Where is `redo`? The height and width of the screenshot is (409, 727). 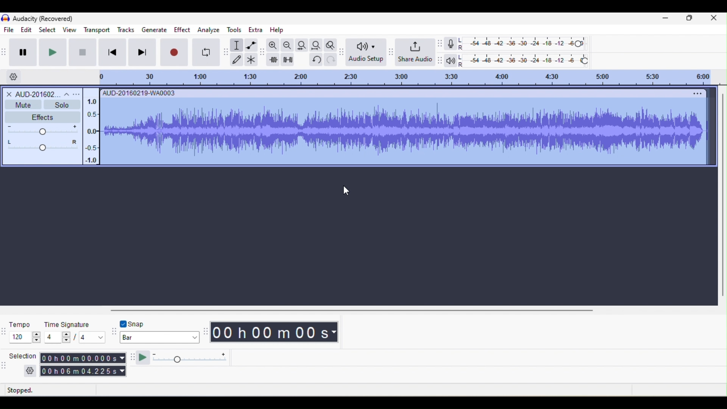 redo is located at coordinates (331, 61).